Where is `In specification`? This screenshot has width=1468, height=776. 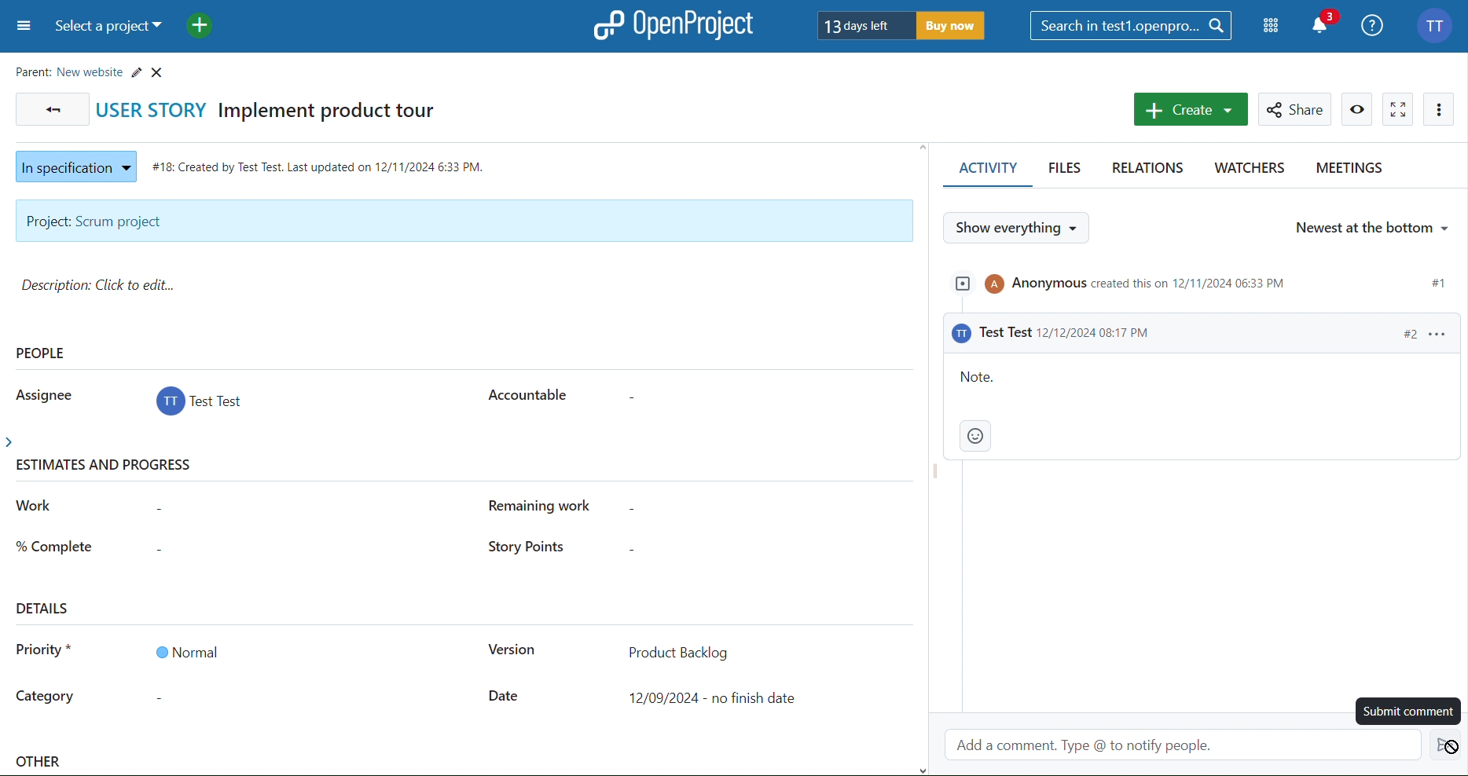 In specification is located at coordinates (72, 164).